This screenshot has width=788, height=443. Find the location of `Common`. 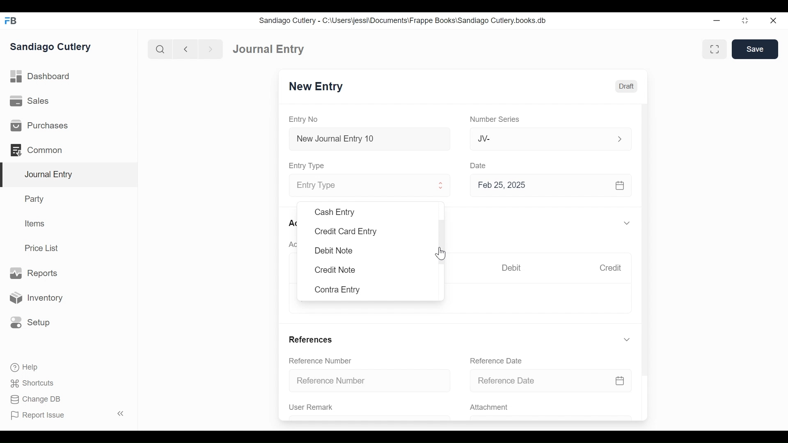

Common is located at coordinates (37, 149).